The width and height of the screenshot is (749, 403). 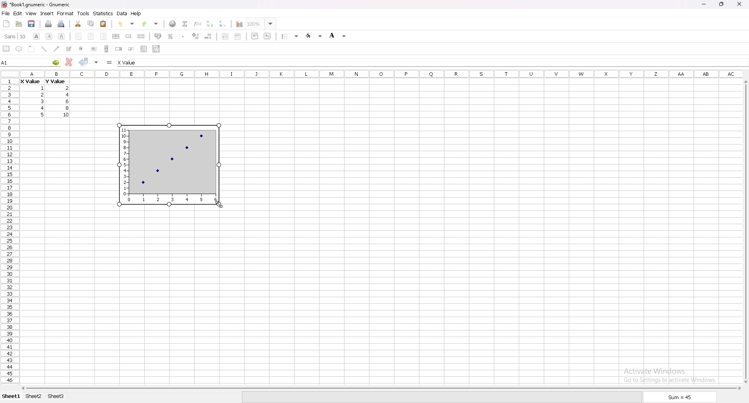 What do you see at coordinates (110, 62) in the screenshot?
I see `formula` at bounding box center [110, 62].